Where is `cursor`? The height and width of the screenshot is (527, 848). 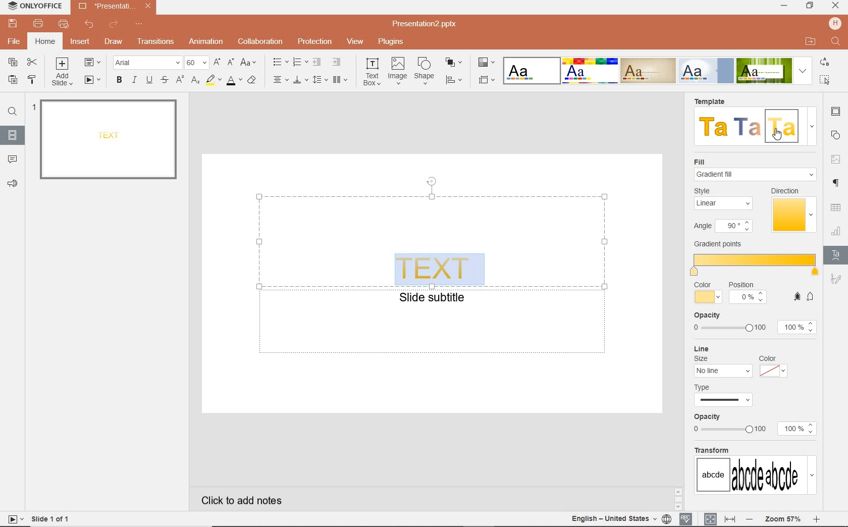
cursor is located at coordinates (775, 135).